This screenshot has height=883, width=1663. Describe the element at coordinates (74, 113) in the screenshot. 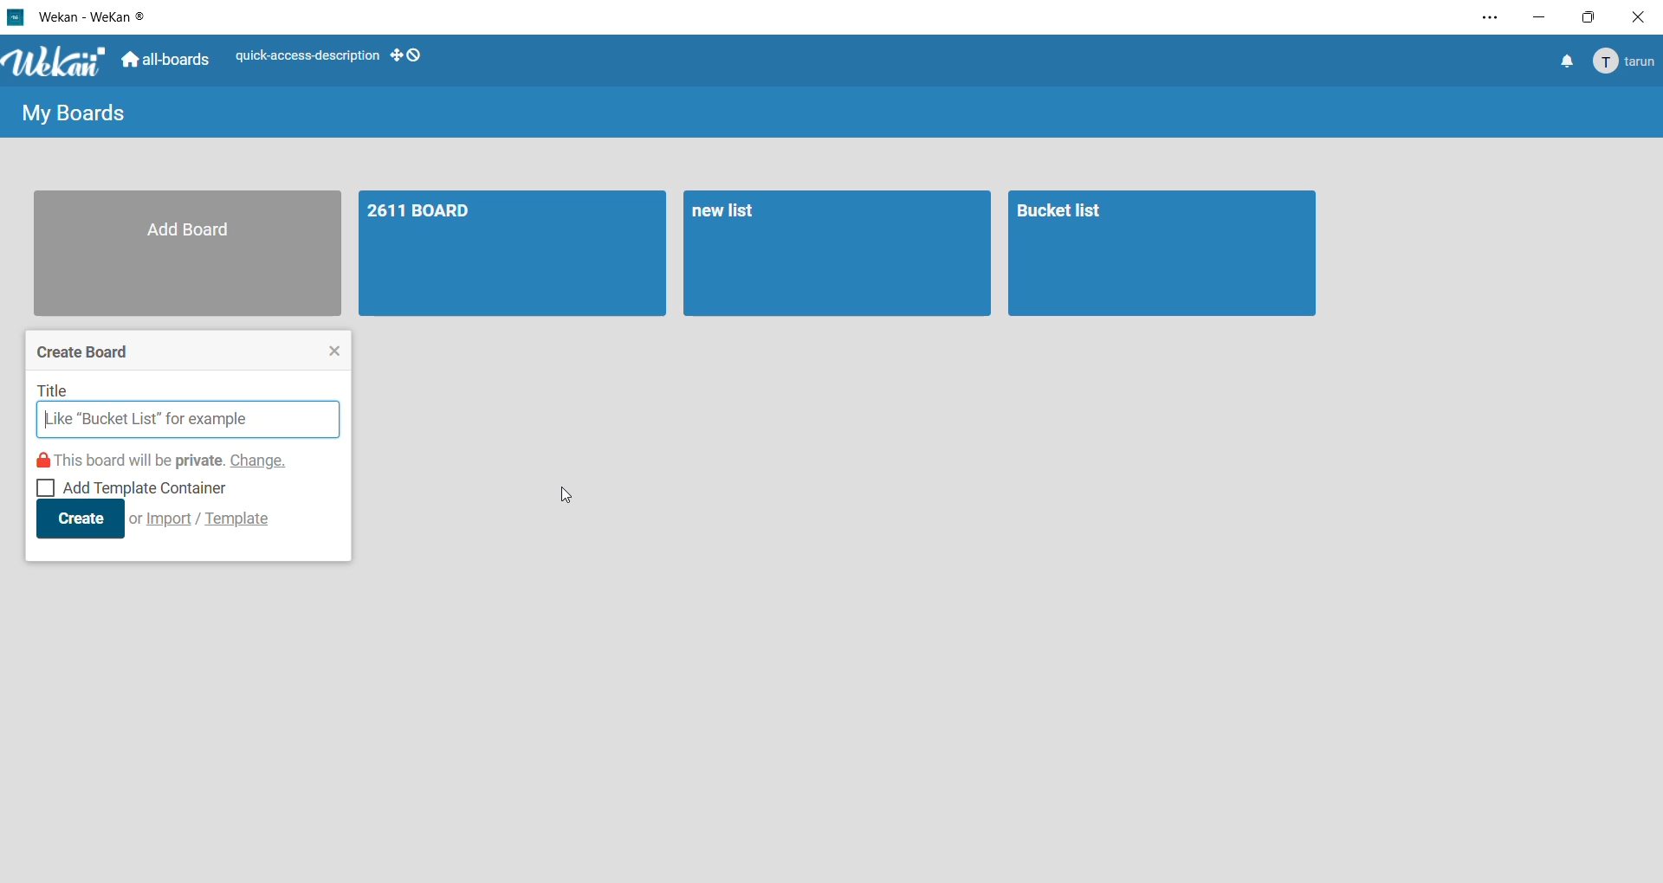

I see `my boards` at that location.